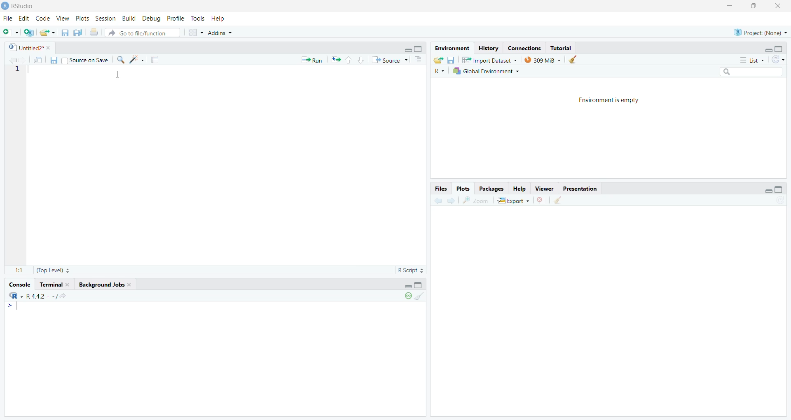  I want to click on refresh, so click(778, 59).